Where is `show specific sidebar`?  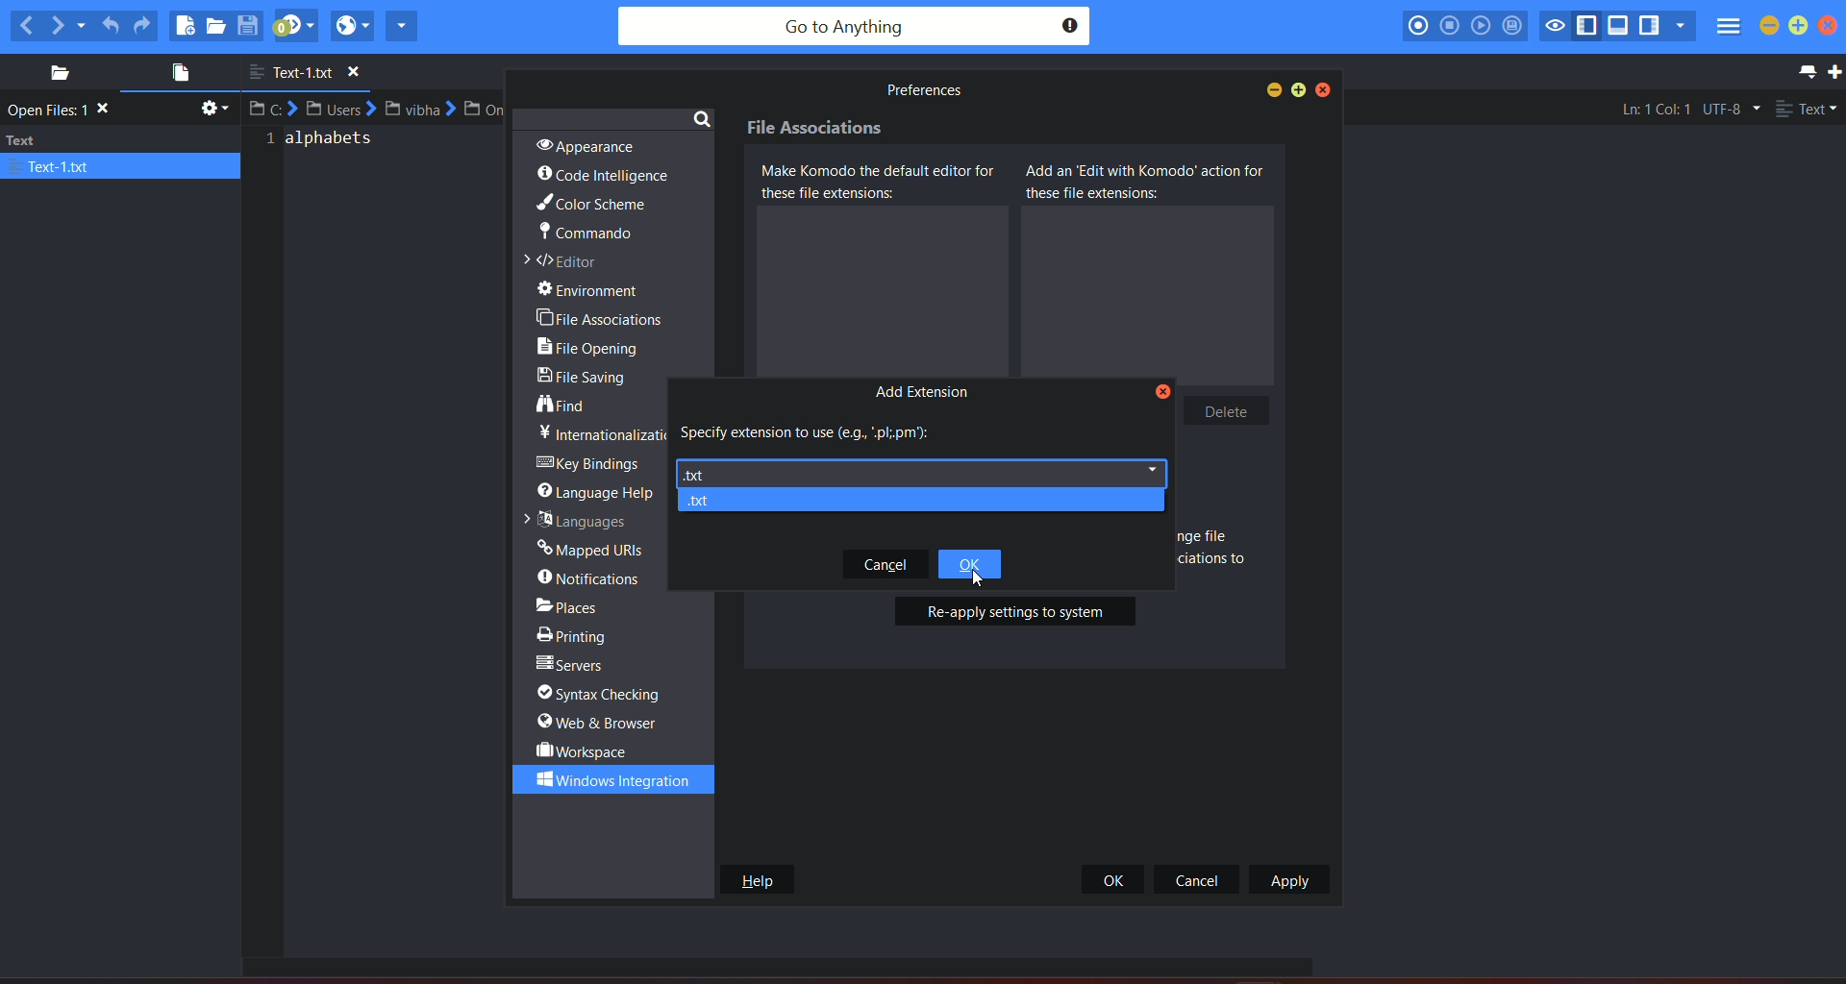
show specific sidebar is located at coordinates (1680, 26).